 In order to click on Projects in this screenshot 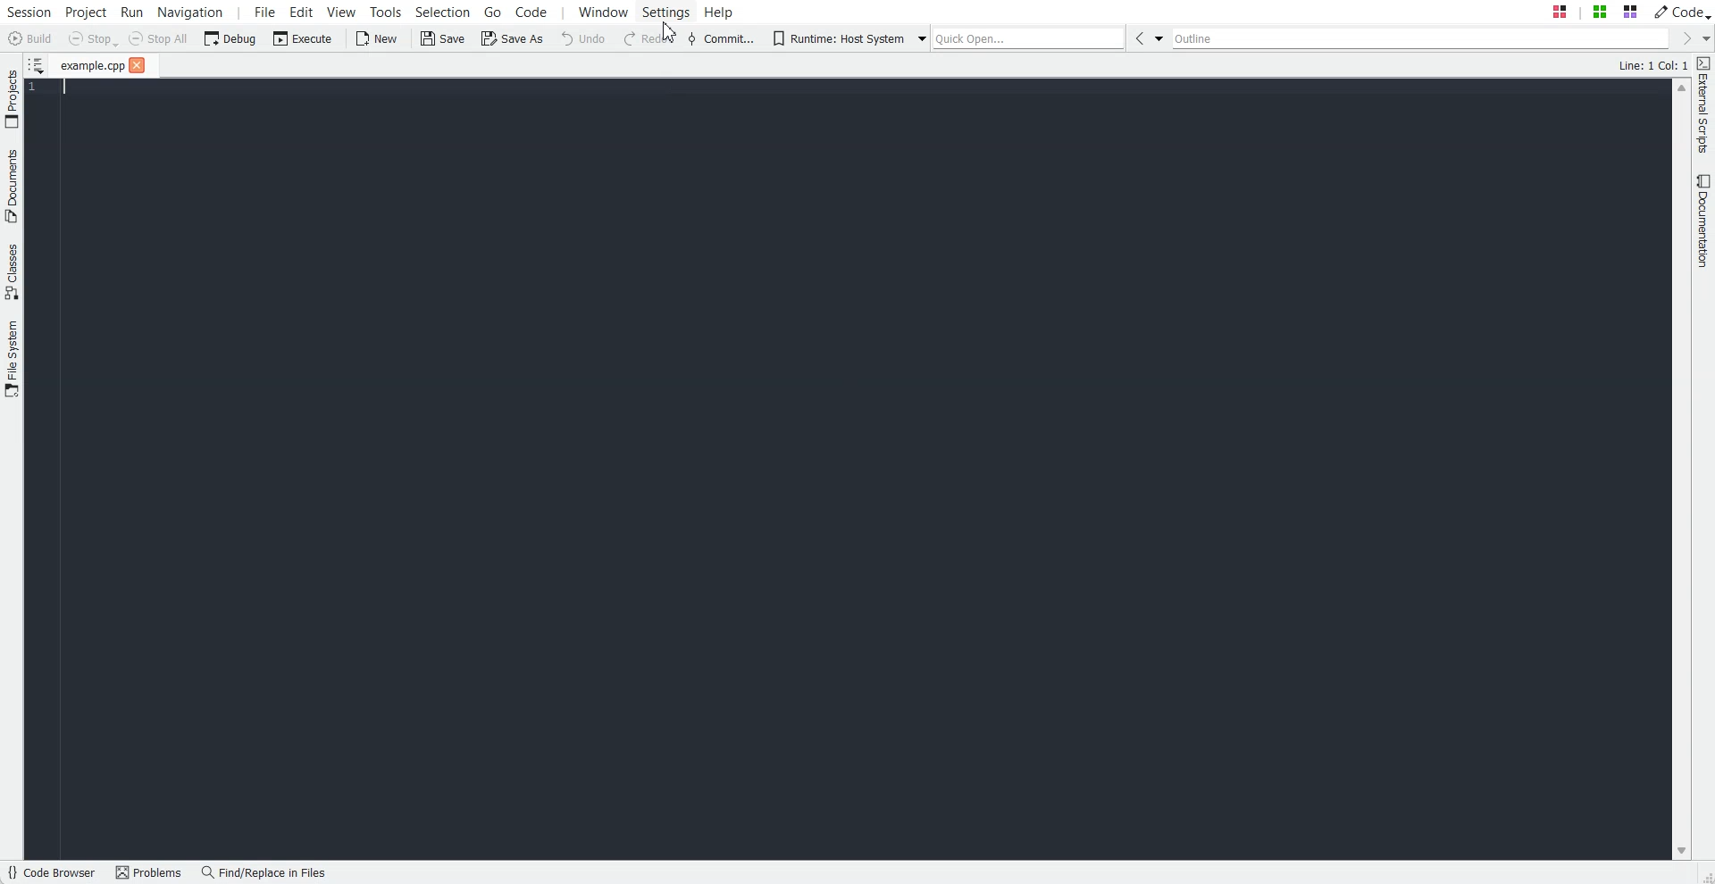, I will do `click(12, 98)`.